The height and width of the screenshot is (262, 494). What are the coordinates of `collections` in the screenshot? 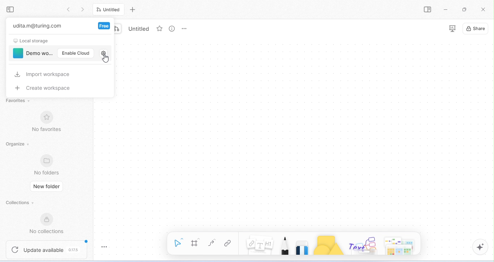 It's located at (19, 203).